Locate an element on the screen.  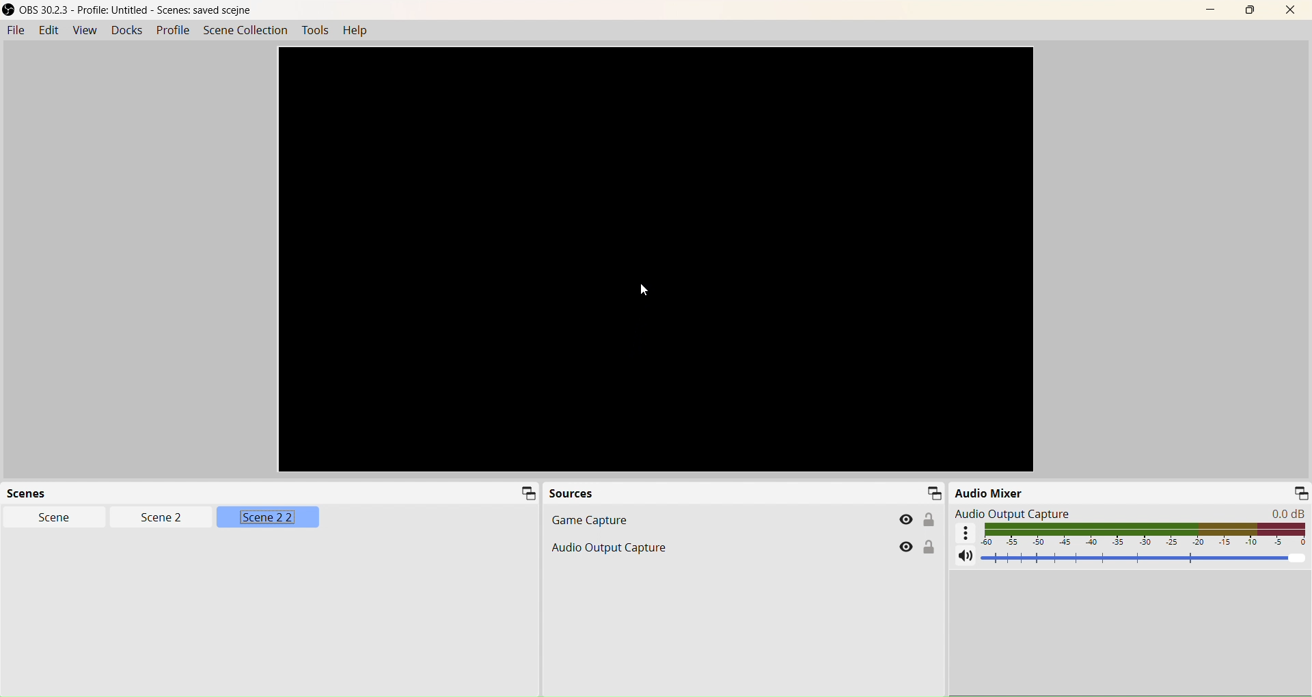
Scene is located at coordinates (54, 517).